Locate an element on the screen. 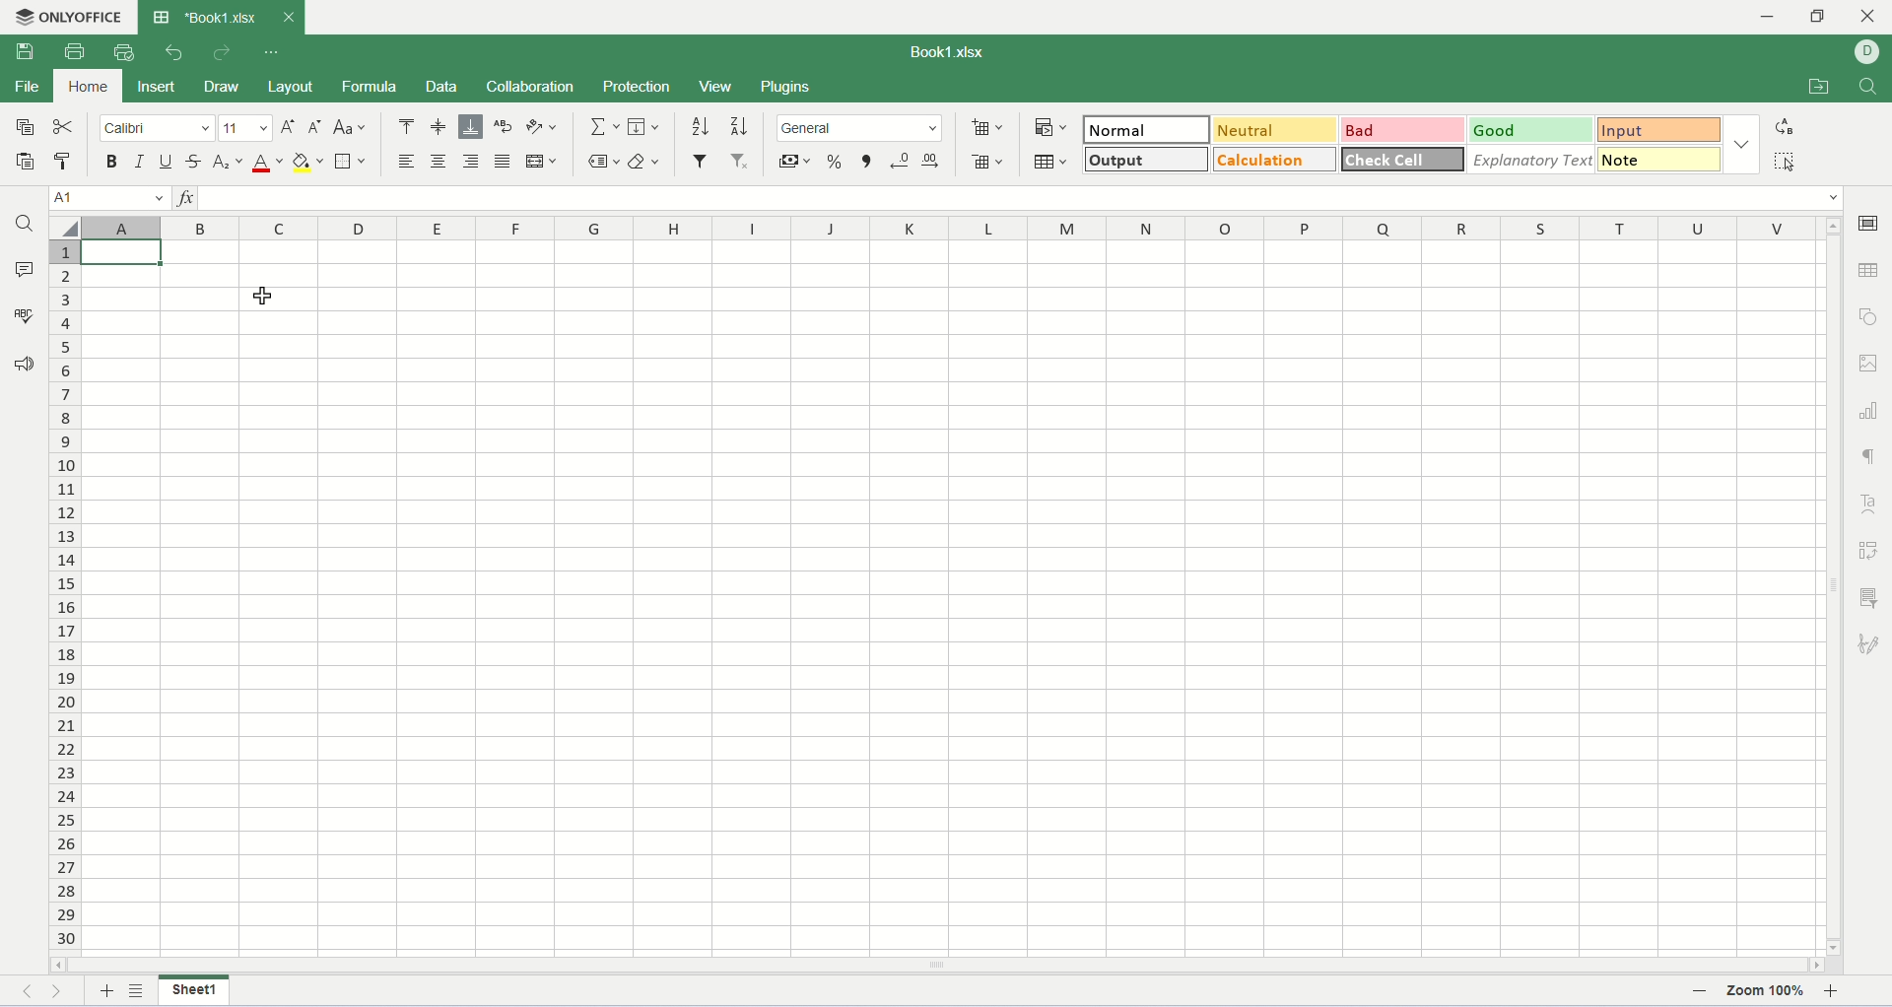 Image resolution: width=1892 pixels, height=1007 pixels. remove cell is located at coordinates (991, 160).